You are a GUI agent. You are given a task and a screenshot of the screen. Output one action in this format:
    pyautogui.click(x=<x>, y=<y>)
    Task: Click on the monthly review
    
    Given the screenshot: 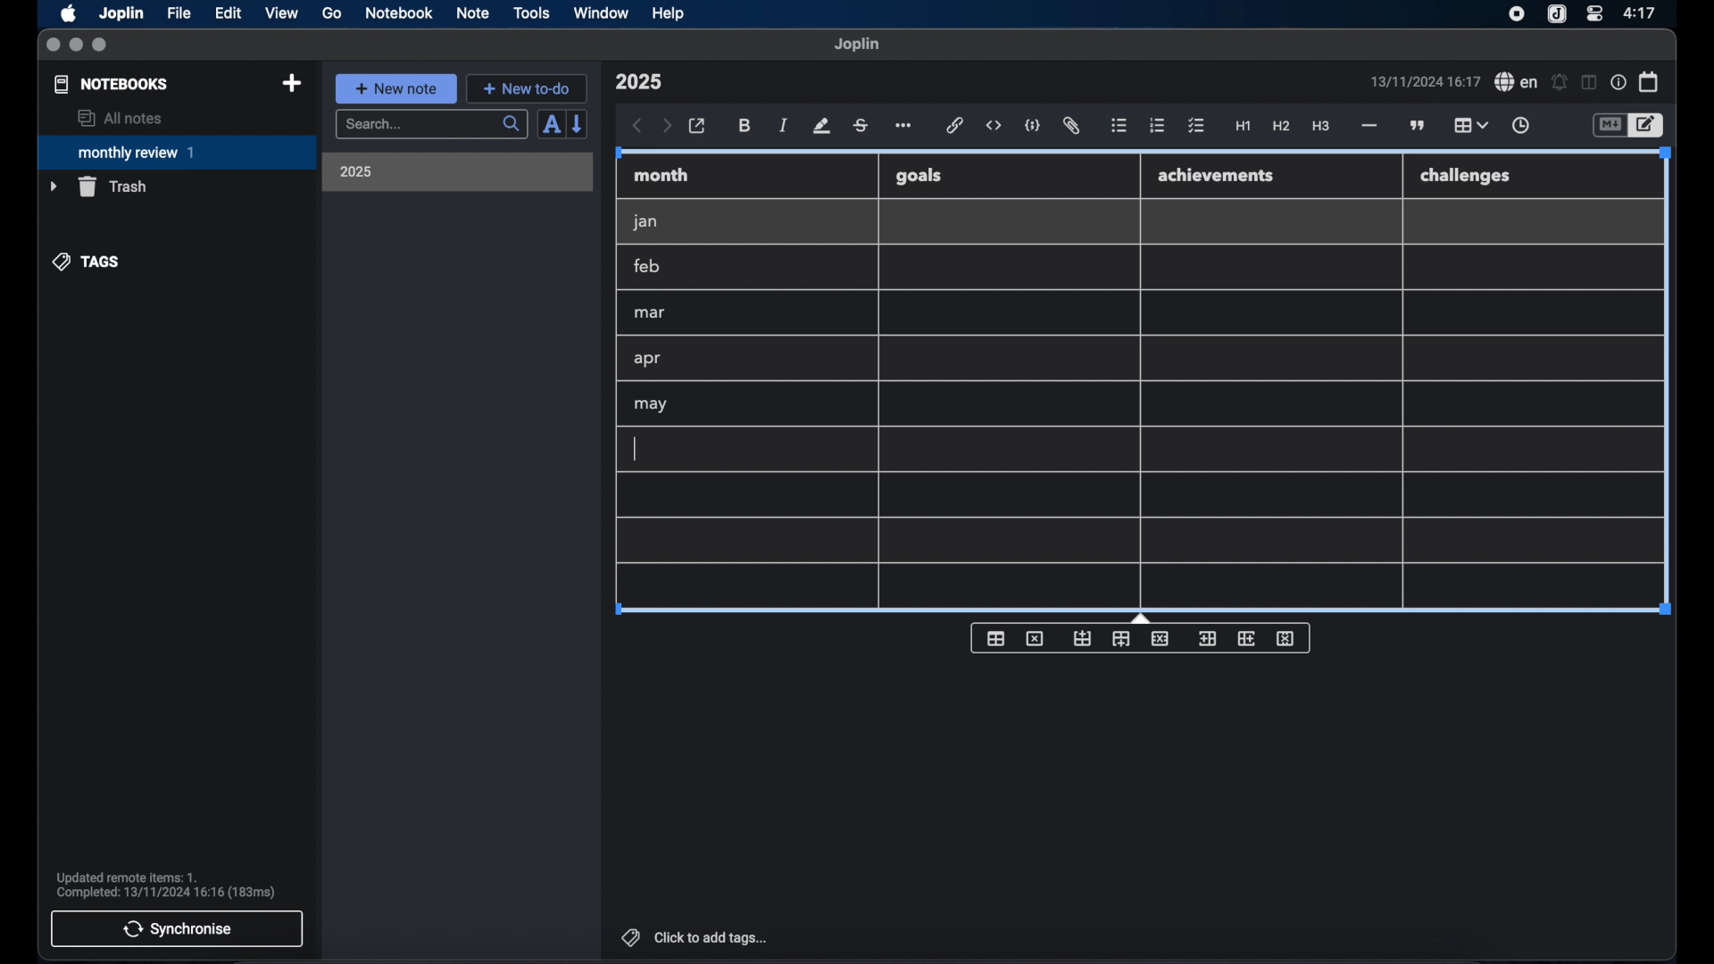 What is the action you would take?
    pyautogui.click(x=177, y=151)
    